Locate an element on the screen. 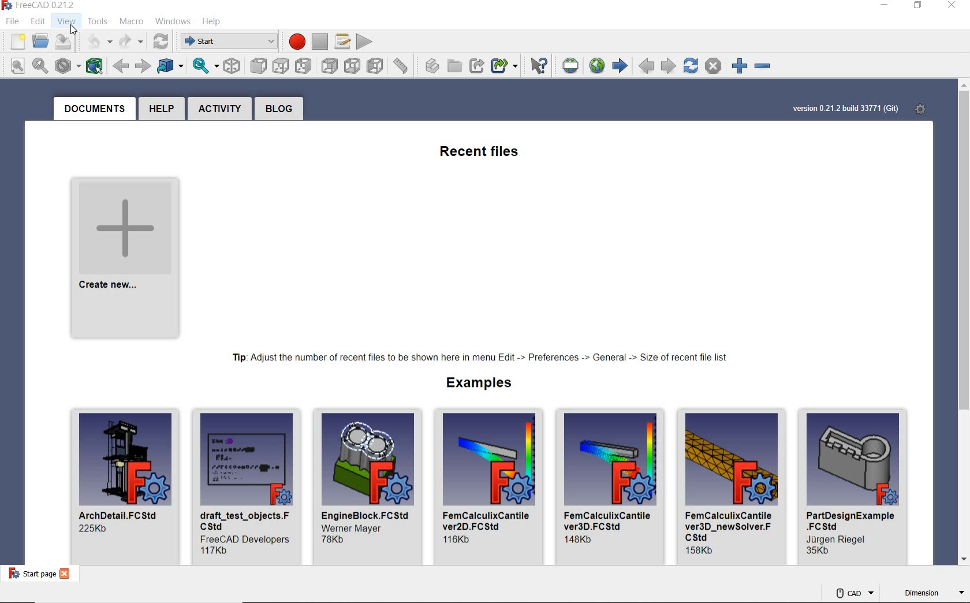  help is located at coordinates (212, 23).